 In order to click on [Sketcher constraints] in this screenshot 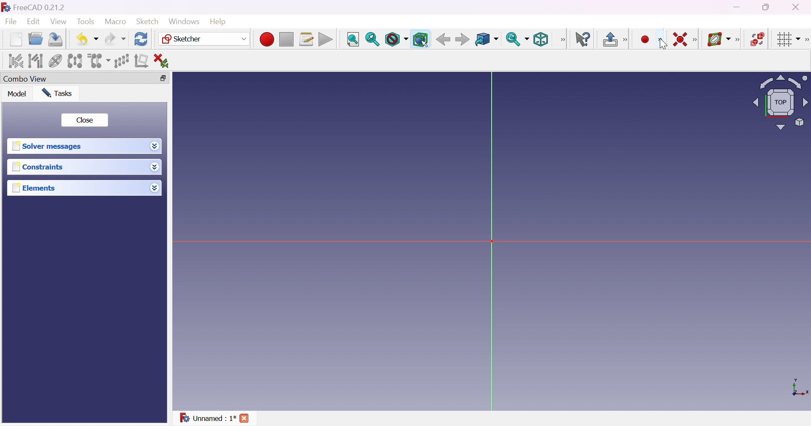, I will do `click(696, 39)`.